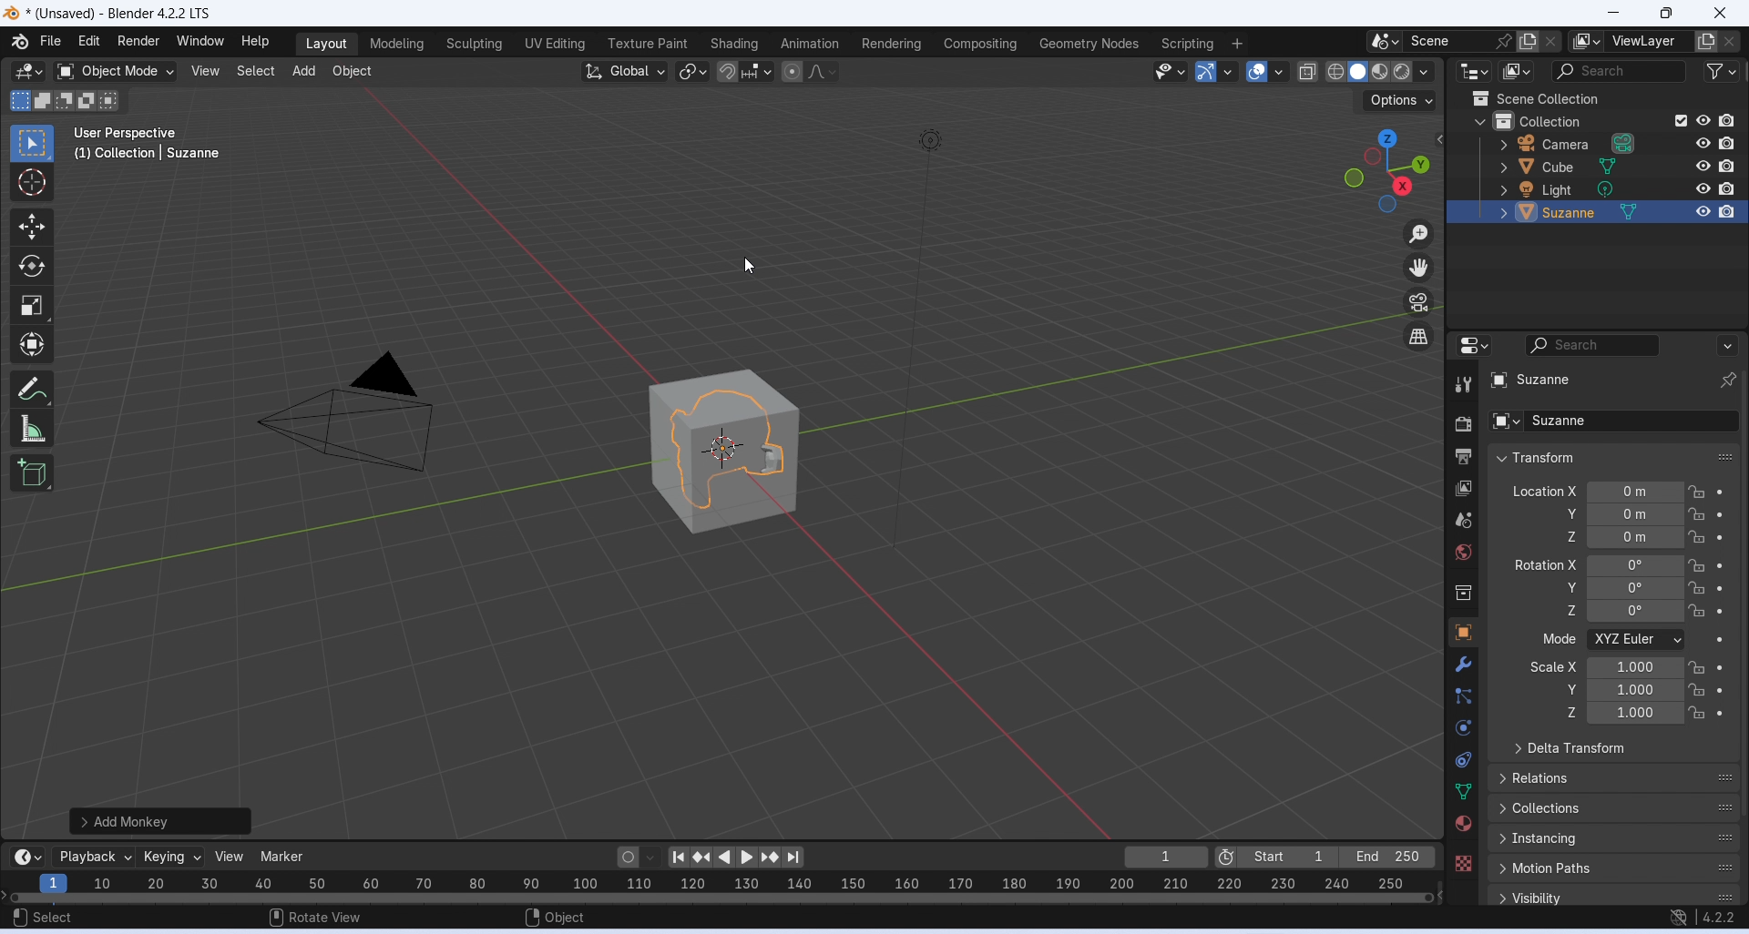  I want to click on hide in viewport, so click(1703, 143).